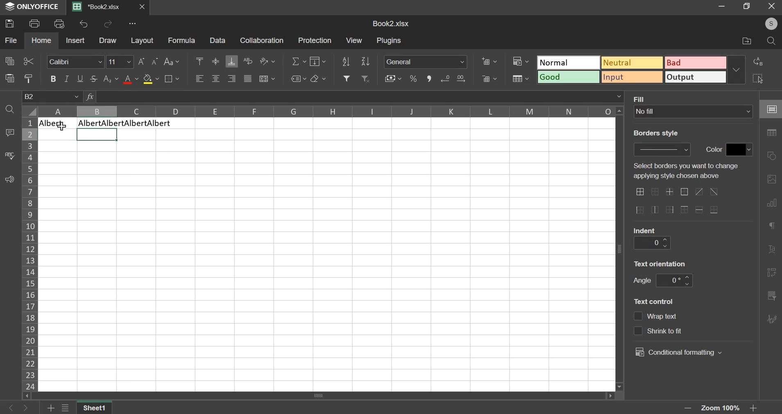 The width and height of the screenshot is (782, 414). Describe the element at coordinates (95, 407) in the screenshot. I see `Sheet name` at that location.